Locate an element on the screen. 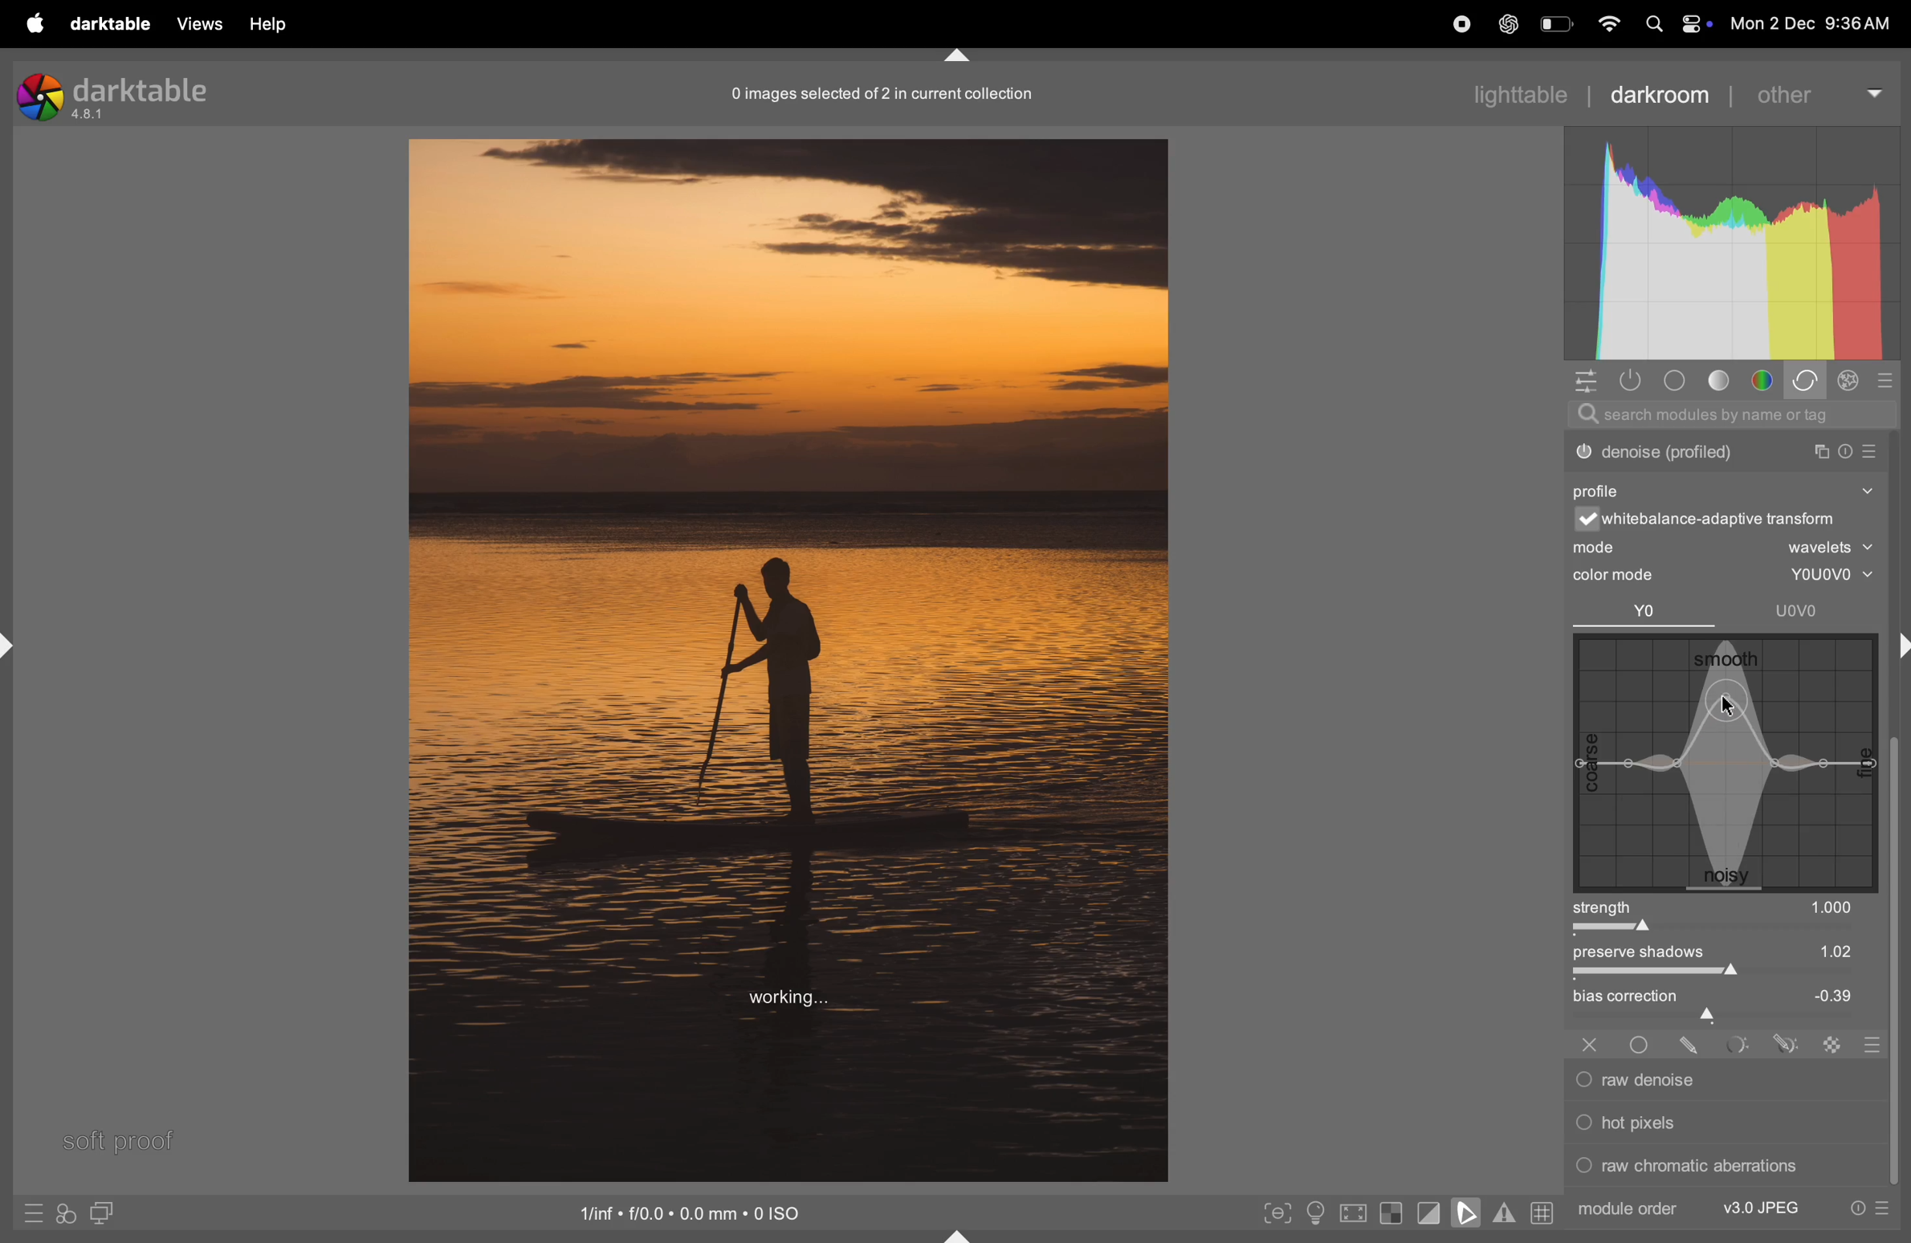 Image resolution: width=1911 pixels, height=1243 pixels. record is located at coordinates (1453, 26).